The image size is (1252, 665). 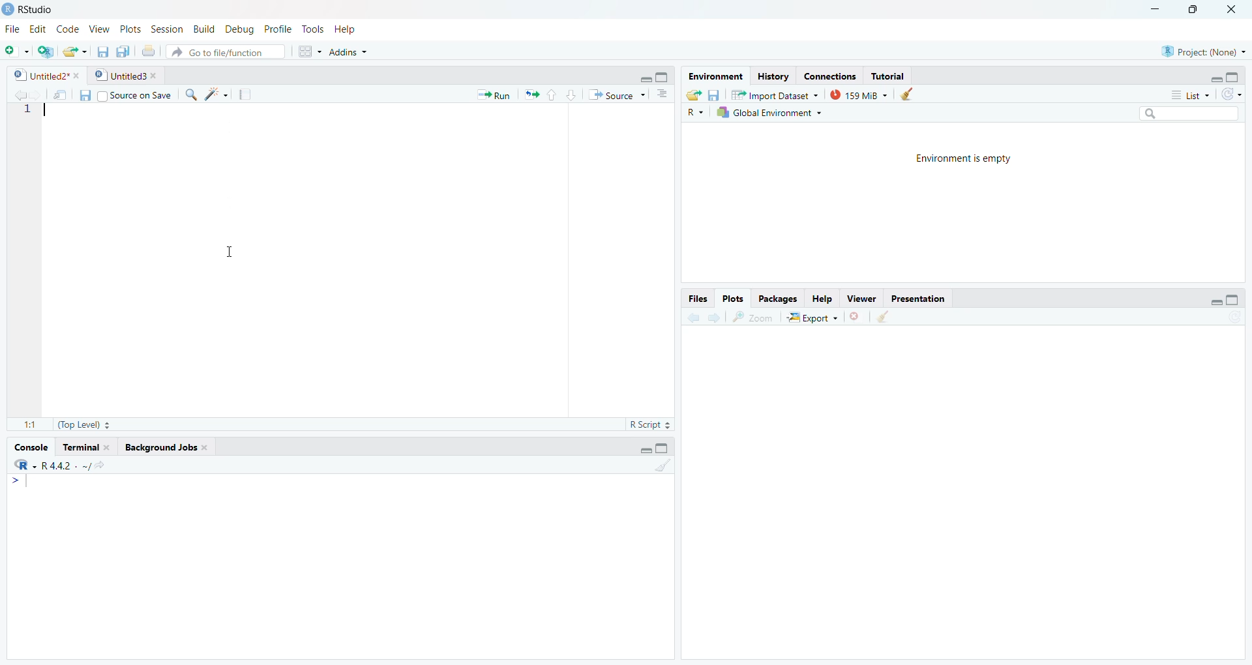 I want to click on Minimize, so click(x=643, y=449).